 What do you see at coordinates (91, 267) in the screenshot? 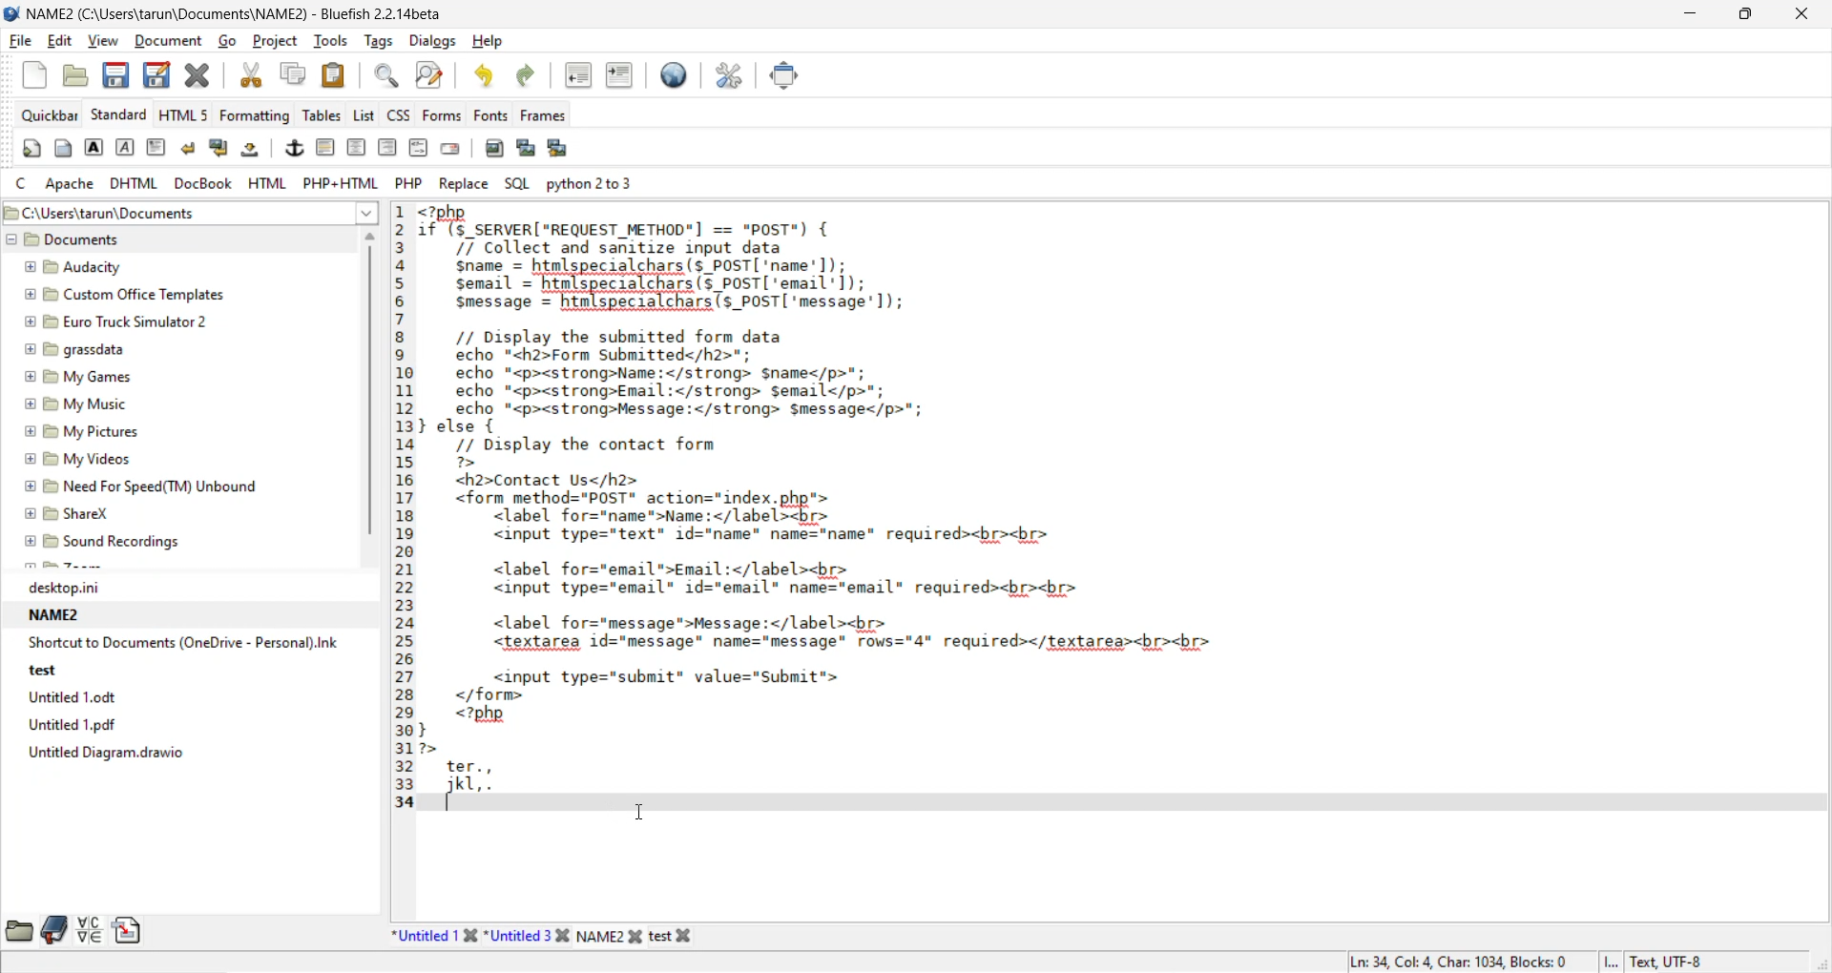
I see `Audacity` at bounding box center [91, 267].